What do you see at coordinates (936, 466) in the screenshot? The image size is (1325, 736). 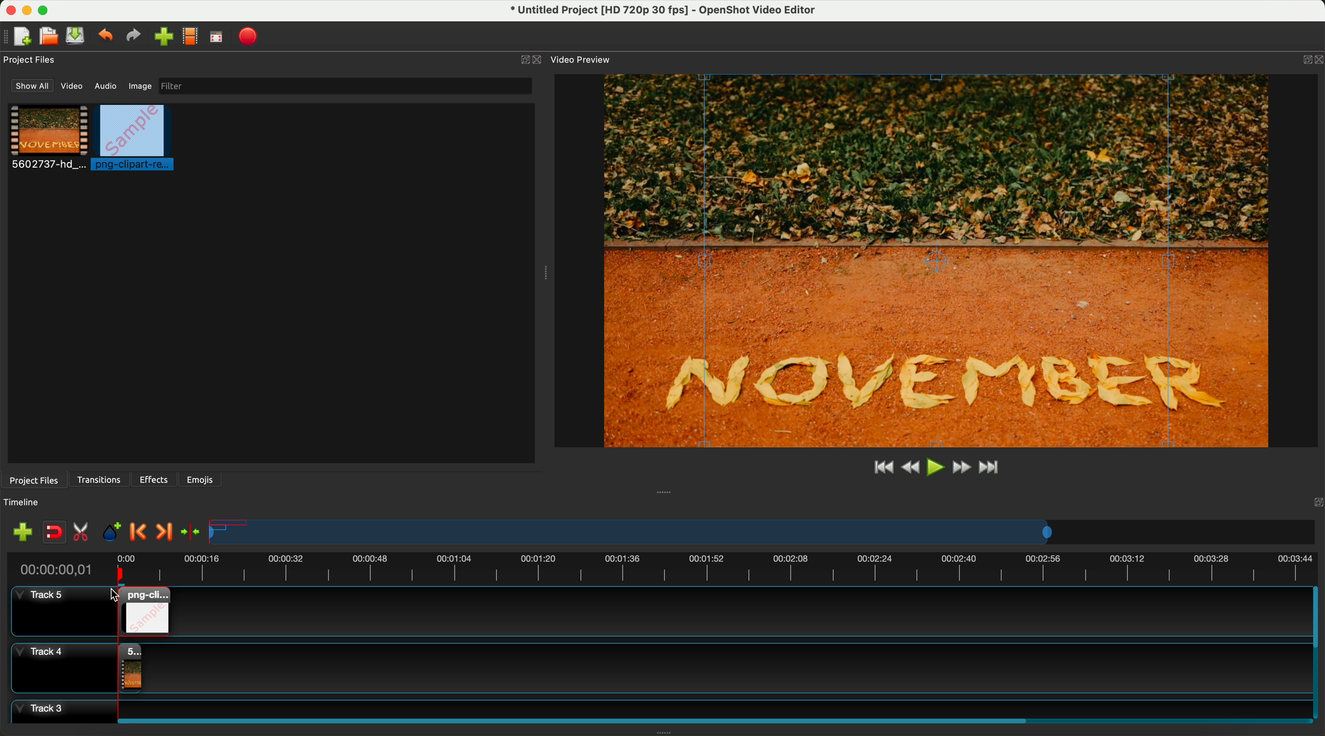 I see `play` at bounding box center [936, 466].